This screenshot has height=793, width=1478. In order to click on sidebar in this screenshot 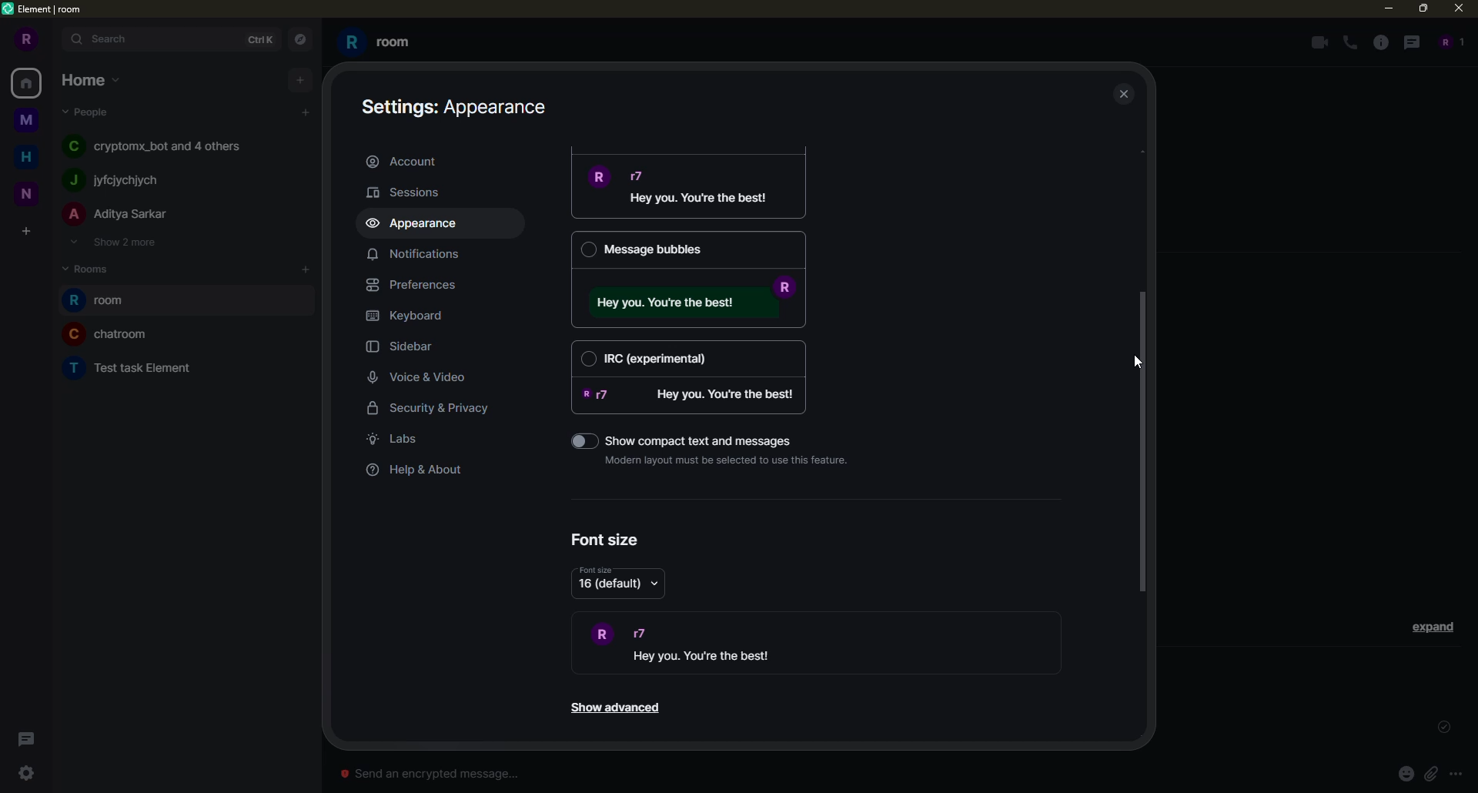, I will do `click(406, 348)`.